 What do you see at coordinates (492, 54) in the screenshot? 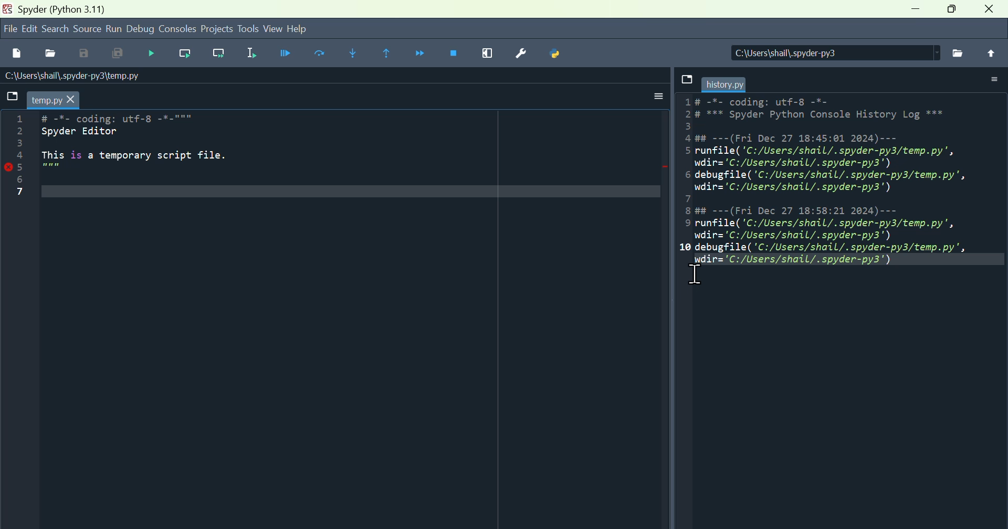
I see `Maximise current window` at bounding box center [492, 54].